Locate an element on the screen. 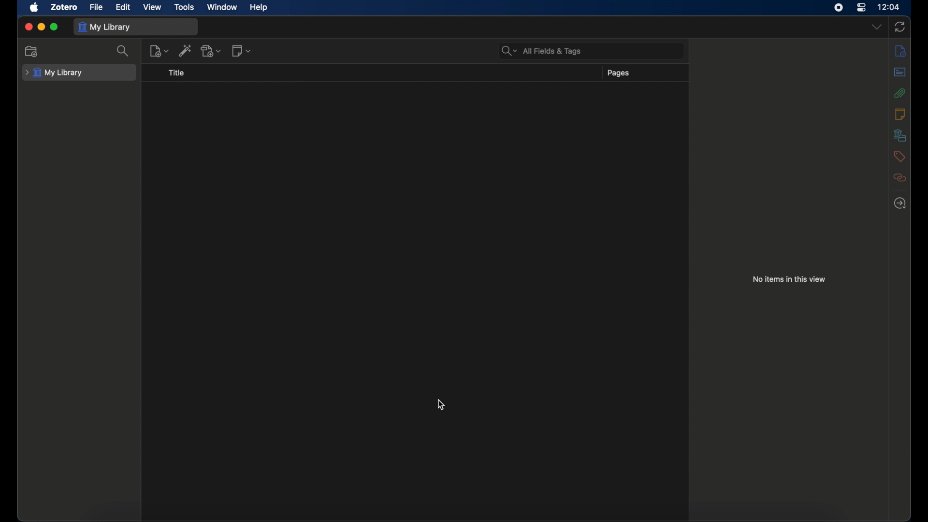 The height and width of the screenshot is (522, 928). locate is located at coordinates (900, 203).